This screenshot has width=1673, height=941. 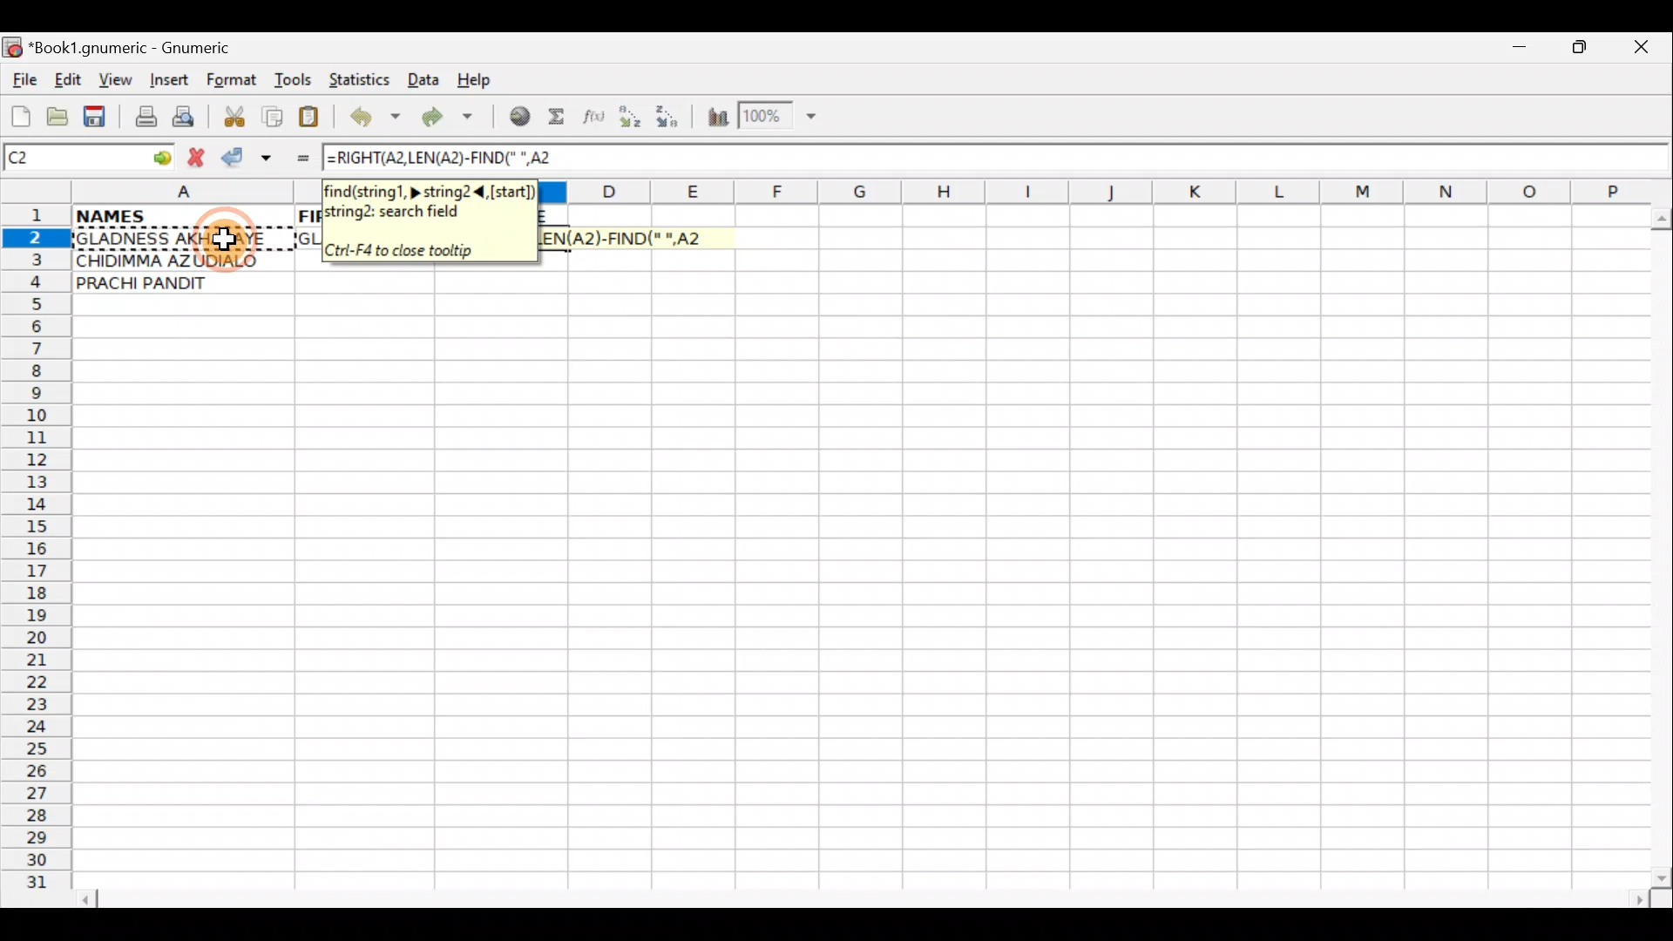 I want to click on Paste clipboard, so click(x=315, y=119).